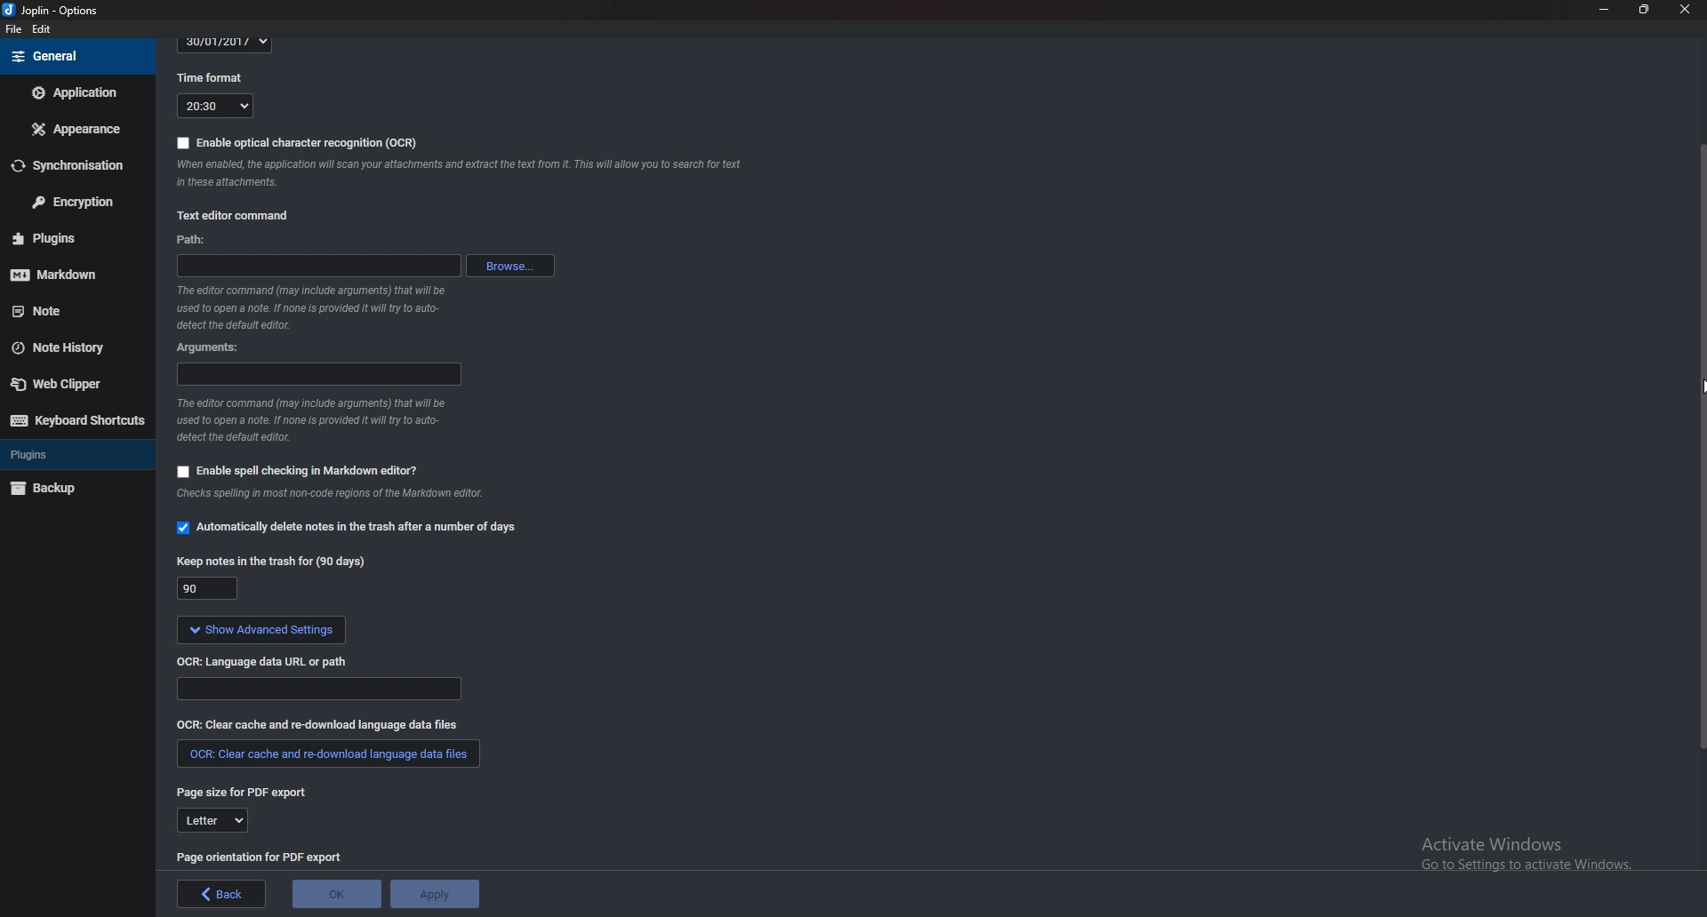 This screenshot has width=1707, height=917. I want to click on Info, so click(343, 496).